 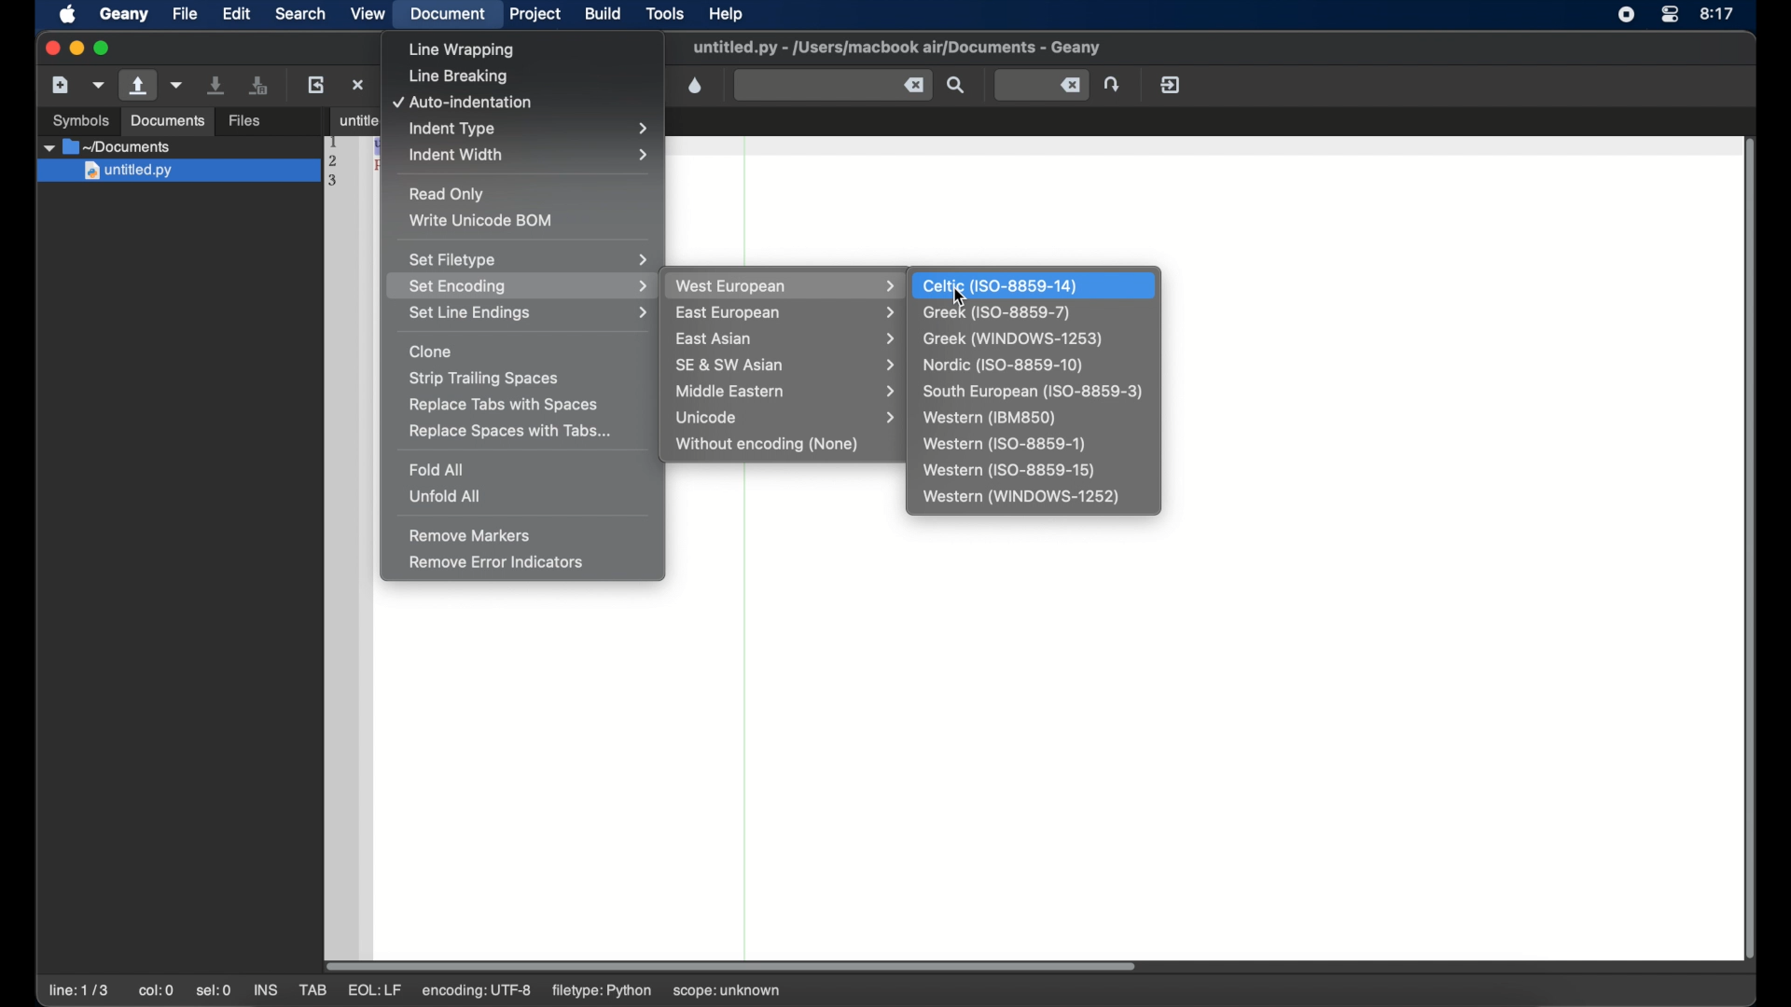 What do you see at coordinates (531, 155) in the screenshot?
I see `indent width` at bounding box center [531, 155].